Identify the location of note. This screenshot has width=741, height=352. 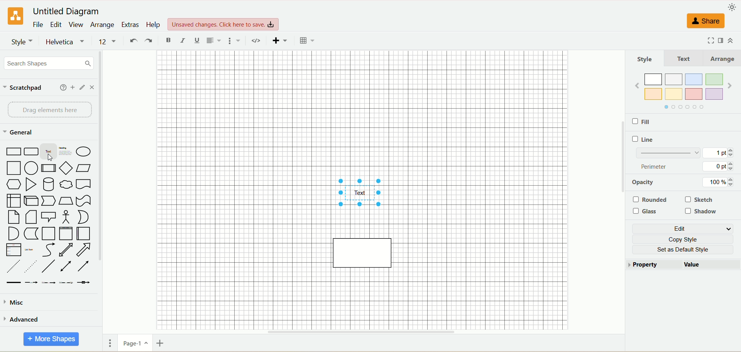
(13, 217).